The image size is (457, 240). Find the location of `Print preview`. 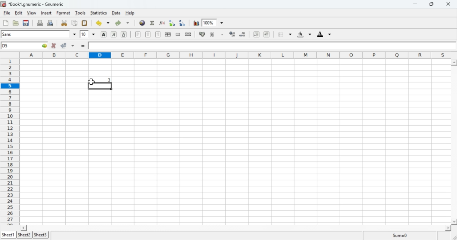

Print preview is located at coordinates (51, 23).